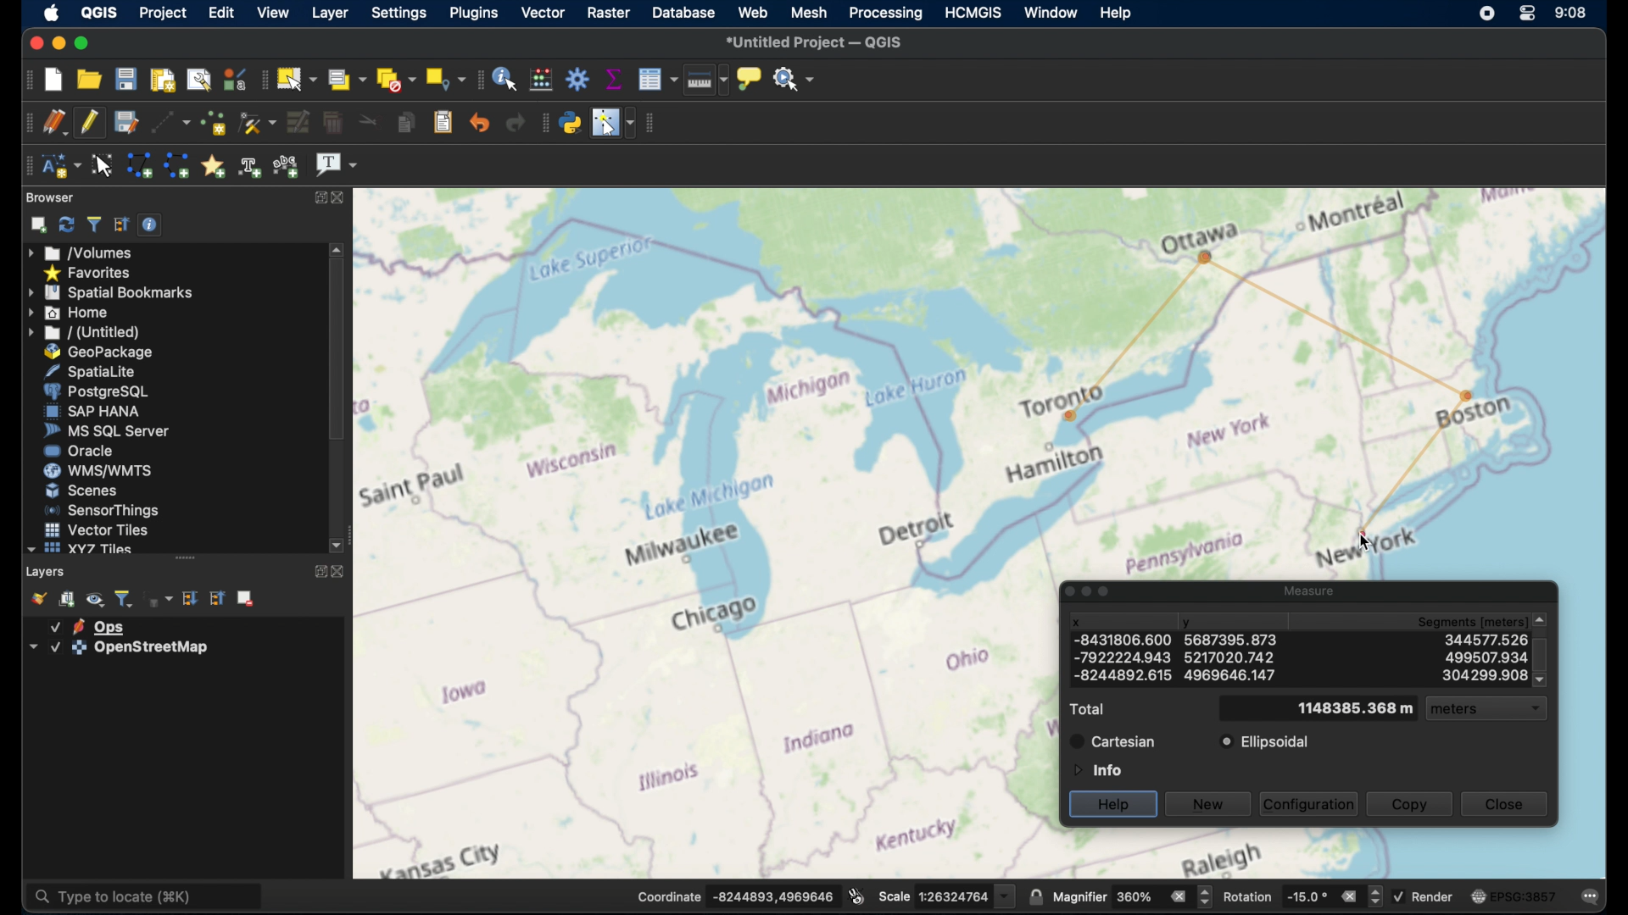 Image resolution: width=1628 pixels, height=915 pixels. I want to click on paste features, so click(443, 123).